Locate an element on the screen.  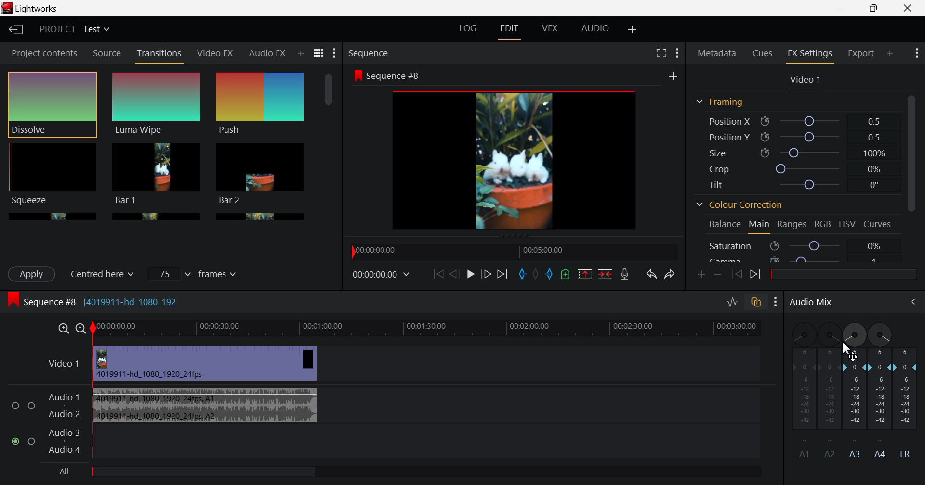
Framing Section is located at coordinates (722, 102).